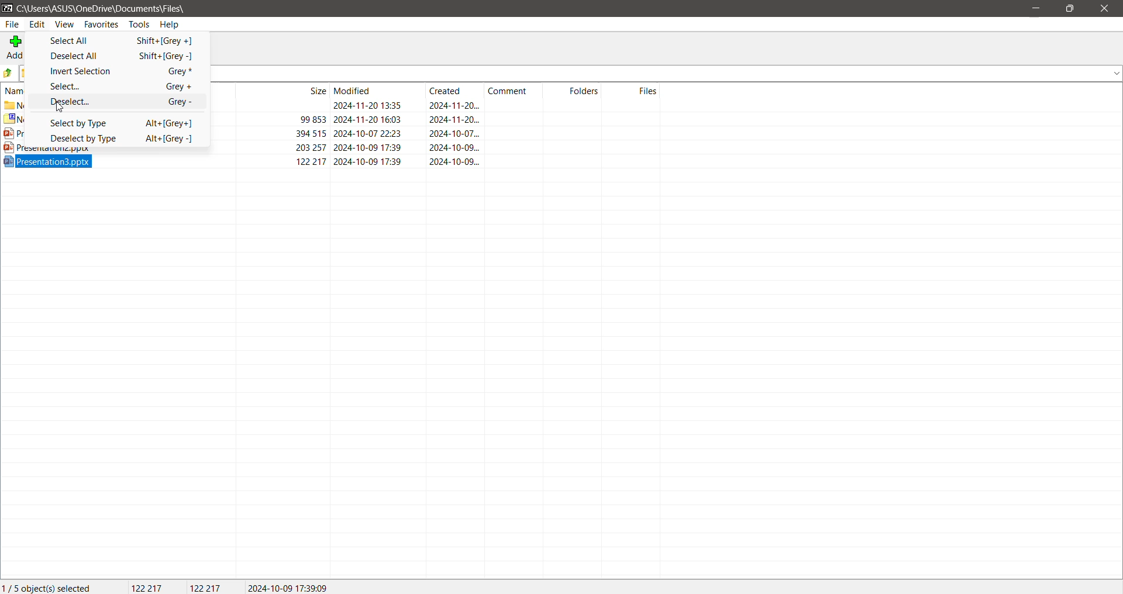  Describe the element at coordinates (100, 25) in the screenshot. I see `Favorites` at that location.